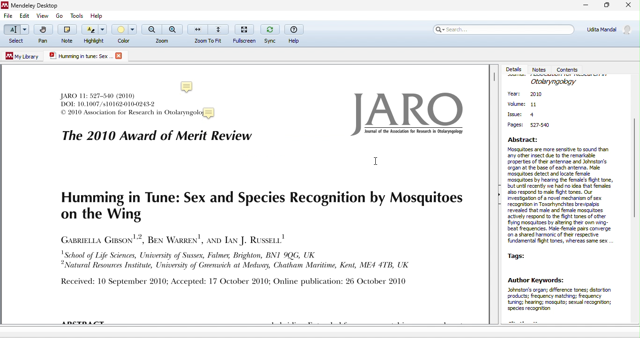 The height and width of the screenshot is (338, 640). What do you see at coordinates (97, 16) in the screenshot?
I see `help` at bounding box center [97, 16].